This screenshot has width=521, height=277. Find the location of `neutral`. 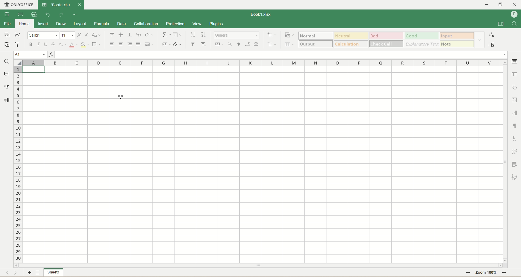

neutral is located at coordinates (351, 36).